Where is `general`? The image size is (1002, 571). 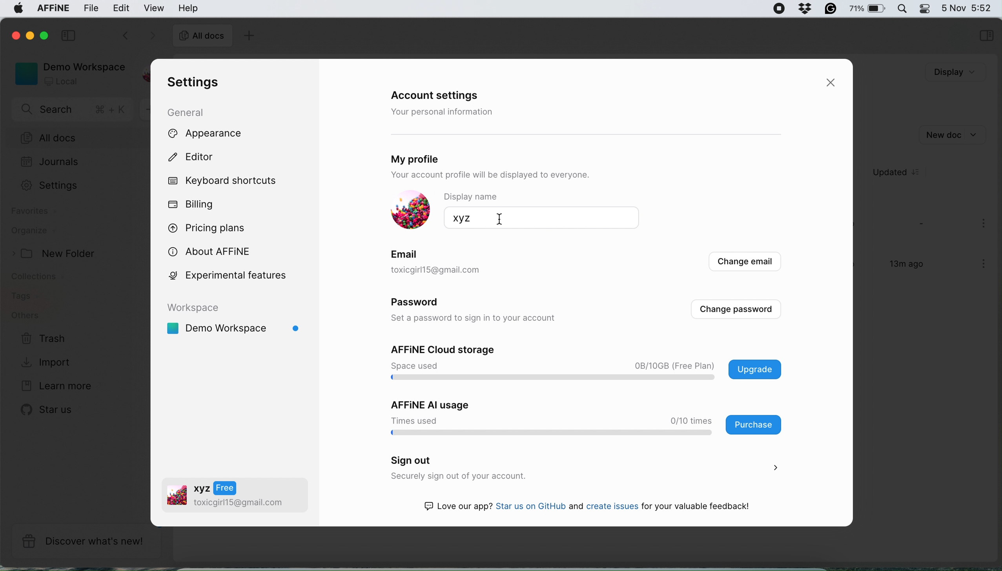 general is located at coordinates (193, 112).